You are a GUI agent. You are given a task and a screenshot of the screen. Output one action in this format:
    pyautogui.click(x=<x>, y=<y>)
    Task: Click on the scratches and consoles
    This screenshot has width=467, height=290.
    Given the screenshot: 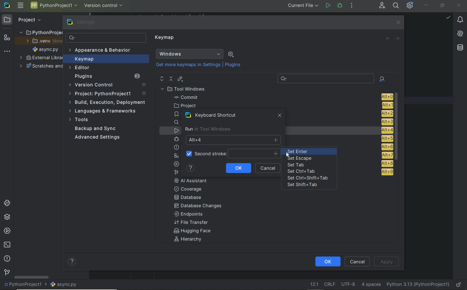 What is the action you would take?
    pyautogui.click(x=41, y=66)
    